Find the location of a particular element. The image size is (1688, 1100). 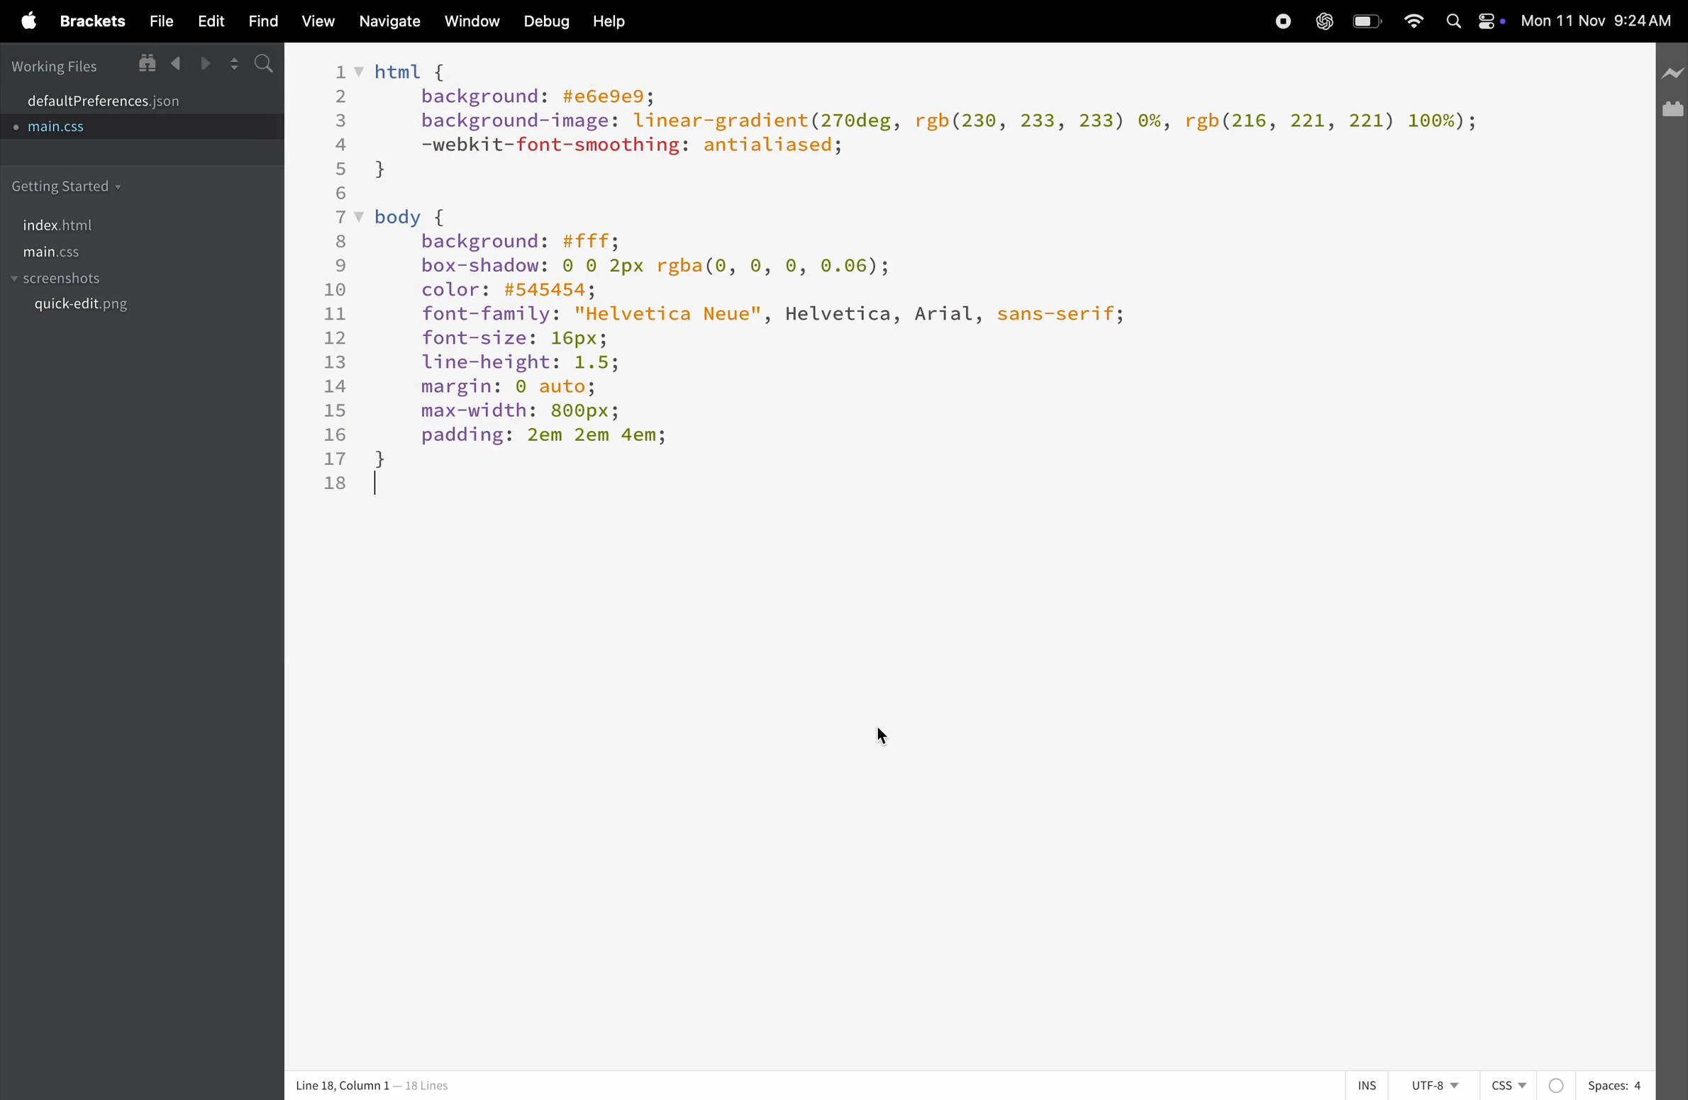

icon is located at coordinates (1673, 73).